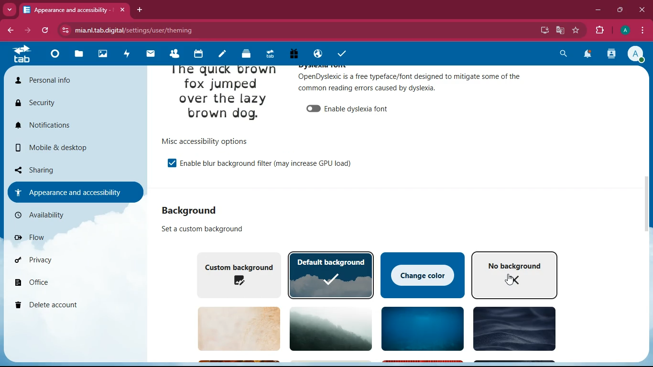  Describe the element at coordinates (578, 30) in the screenshot. I see `favourite` at that location.